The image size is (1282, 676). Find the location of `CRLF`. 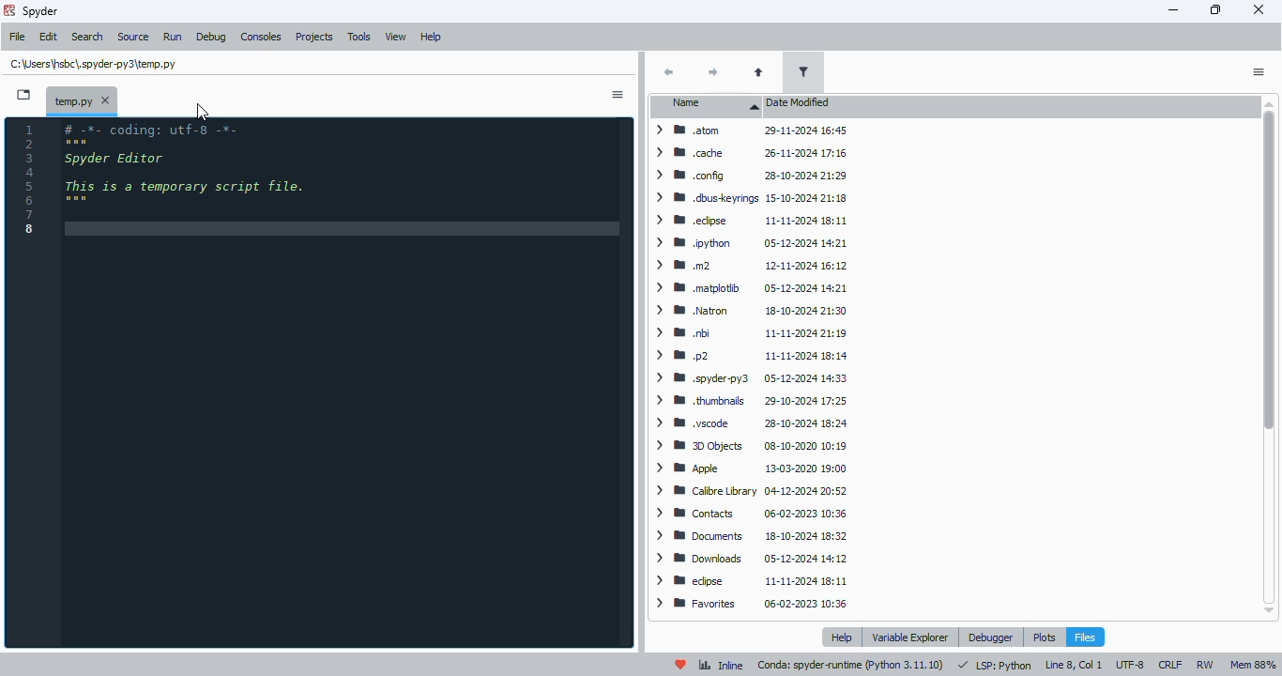

CRLF is located at coordinates (1170, 663).